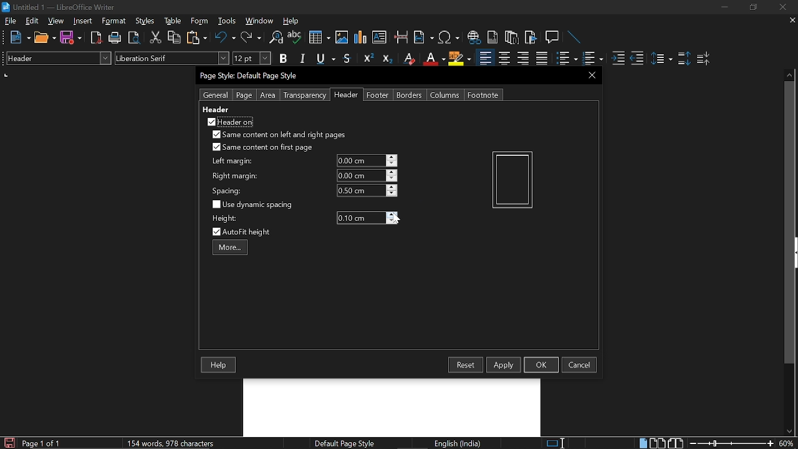  What do you see at coordinates (554, 37) in the screenshot?
I see `Insert comment` at bounding box center [554, 37].